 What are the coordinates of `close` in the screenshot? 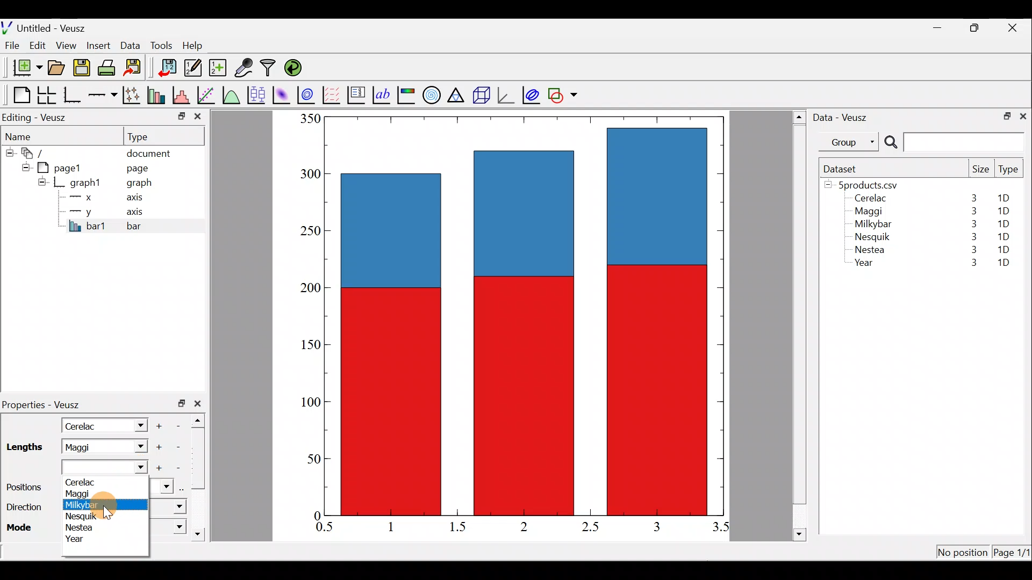 It's located at (1023, 115).